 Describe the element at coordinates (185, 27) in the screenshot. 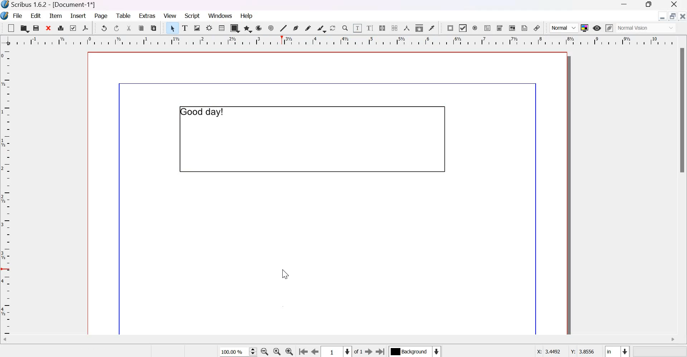

I see `text frame` at that location.